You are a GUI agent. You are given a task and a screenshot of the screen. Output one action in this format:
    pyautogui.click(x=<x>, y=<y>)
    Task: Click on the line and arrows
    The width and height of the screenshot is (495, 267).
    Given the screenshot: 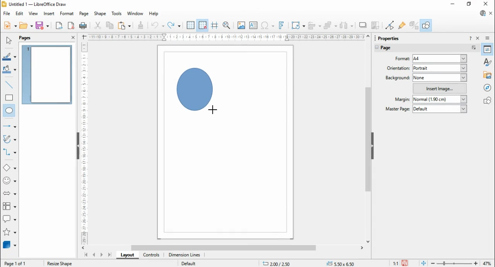 What is the action you would take?
    pyautogui.click(x=10, y=126)
    